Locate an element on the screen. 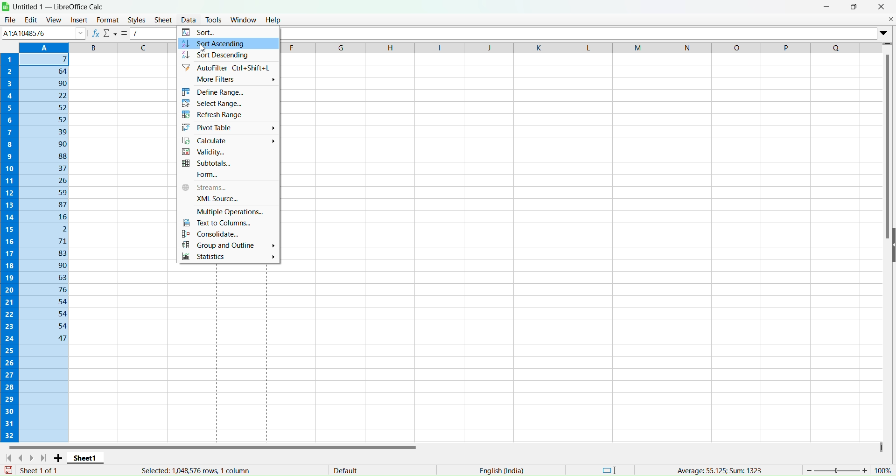 This screenshot has width=896, height=476. Help is located at coordinates (274, 19).